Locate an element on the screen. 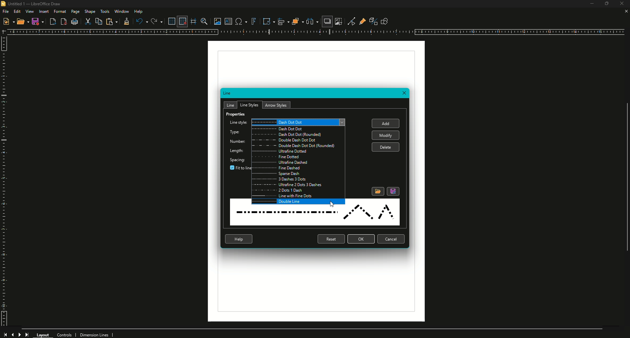 The image size is (630, 338). Number is located at coordinates (238, 142).